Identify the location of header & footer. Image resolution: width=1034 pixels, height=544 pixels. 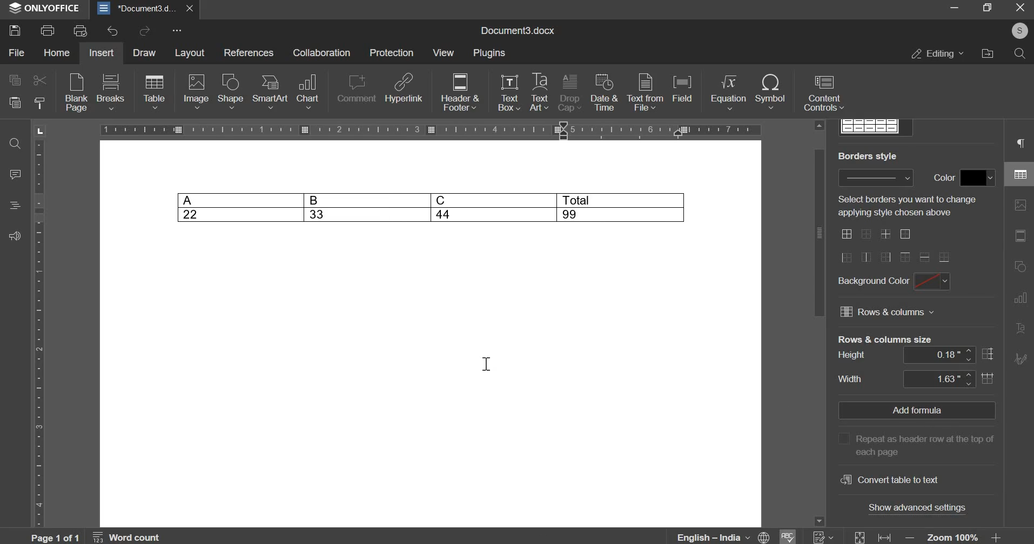
(460, 93).